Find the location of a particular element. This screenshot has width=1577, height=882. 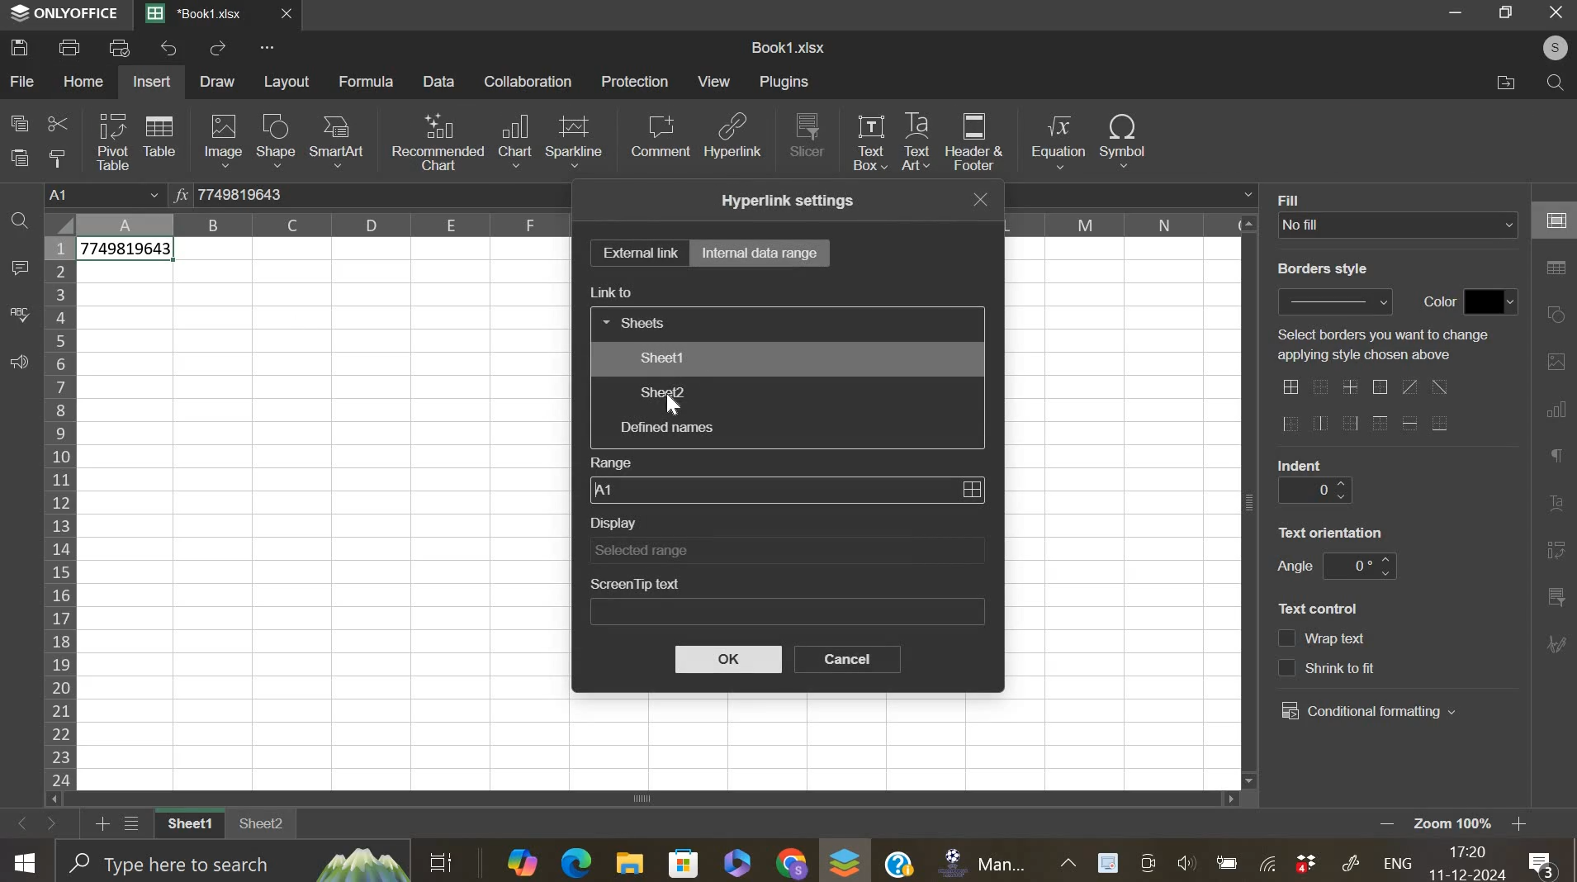

internal data range is located at coordinates (761, 251).